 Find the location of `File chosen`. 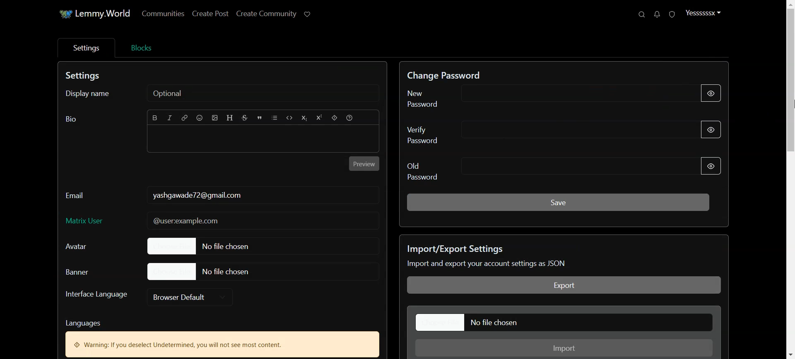

File chosen is located at coordinates (564, 322).